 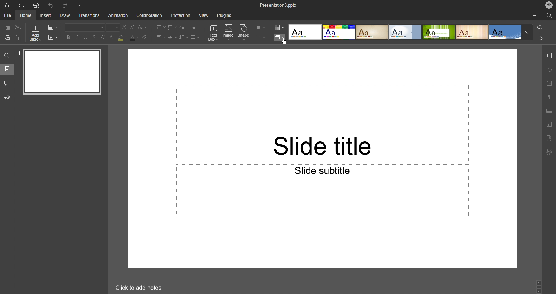 What do you see at coordinates (136, 287) in the screenshot?
I see `Click to add notes` at bounding box center [136, 287].